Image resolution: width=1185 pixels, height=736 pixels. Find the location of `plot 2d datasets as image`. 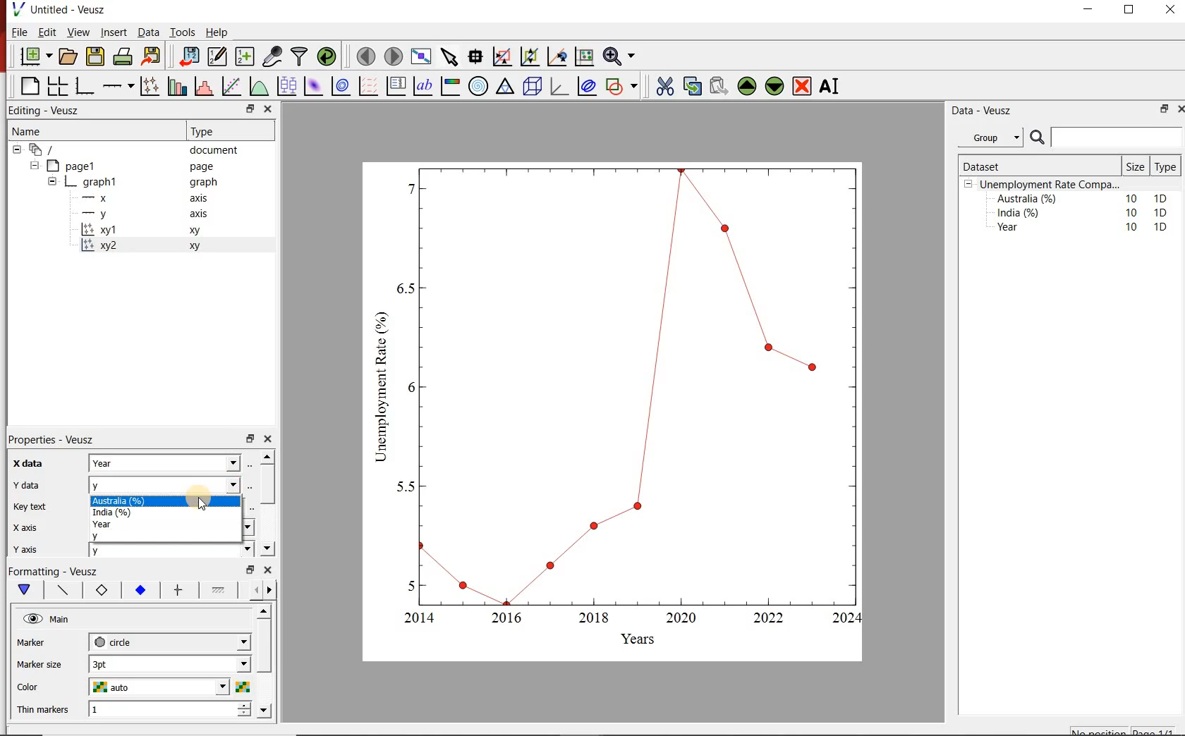

plot 2d datasets as image is located at coordinates (313, 86).